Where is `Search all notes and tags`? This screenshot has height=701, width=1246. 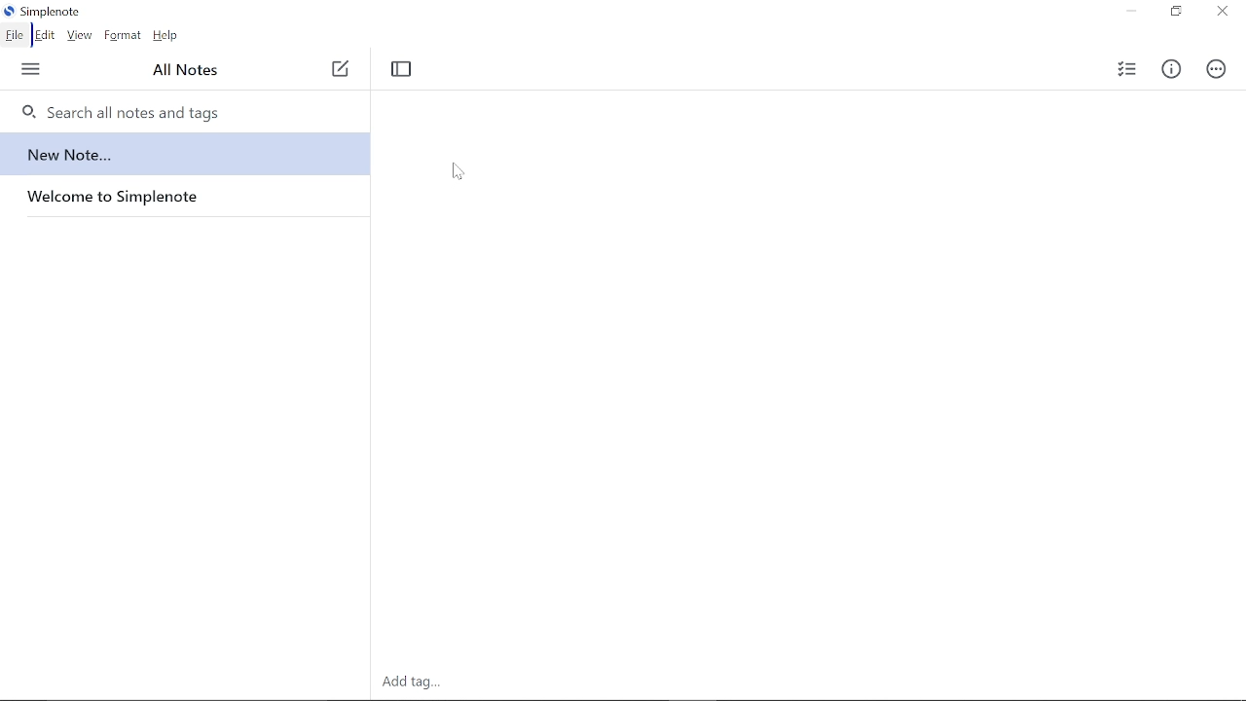 Search all notes and tags is located at coordinates (168, 111).